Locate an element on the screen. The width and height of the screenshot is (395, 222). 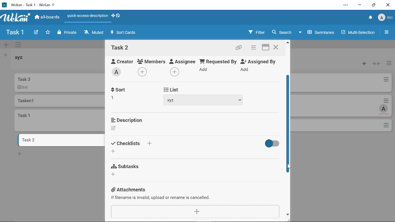
Members is located at coordinates (152, 61).